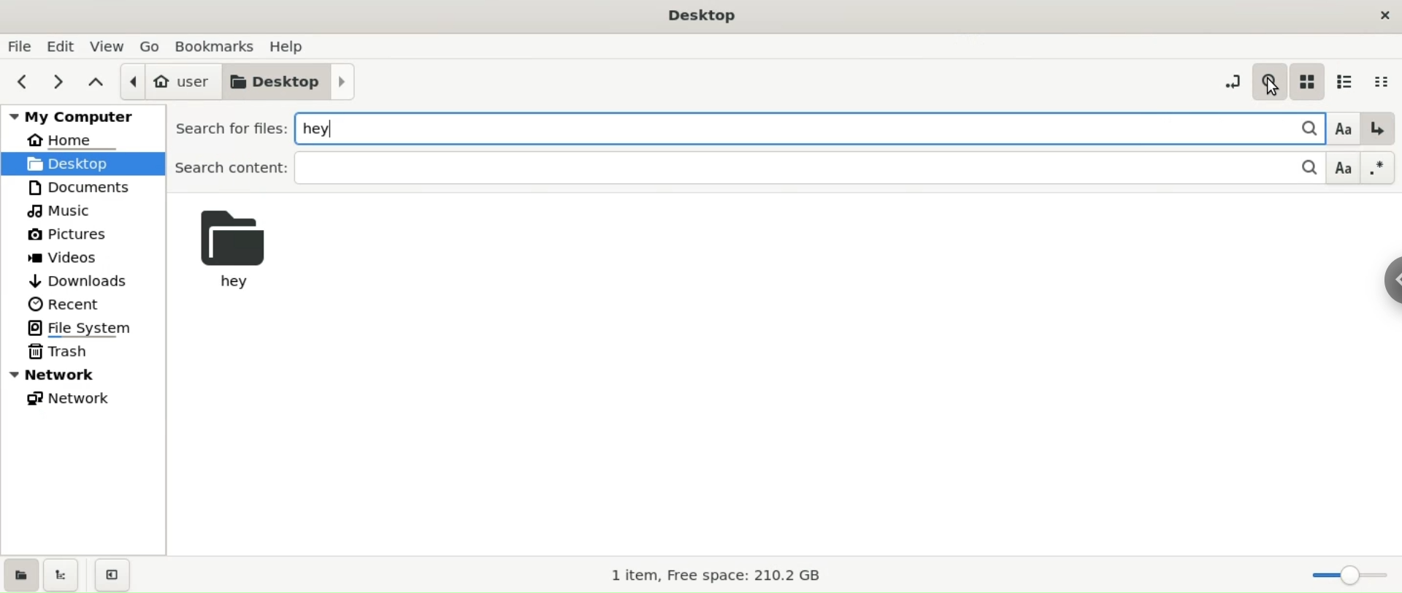 This screenshot has width=1402, height=593. I want to click on cursor, so click(1272, 88).